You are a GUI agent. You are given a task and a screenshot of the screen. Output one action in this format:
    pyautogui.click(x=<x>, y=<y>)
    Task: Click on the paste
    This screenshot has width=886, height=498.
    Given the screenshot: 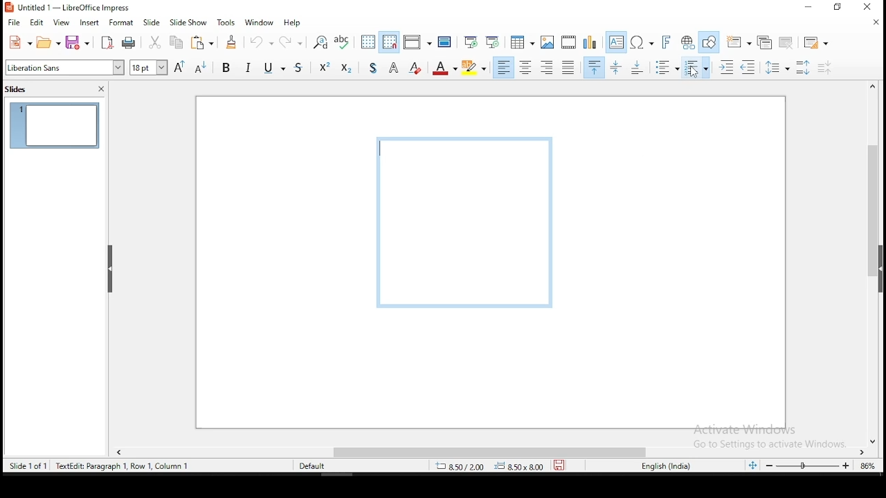 What is the action you would take?
    pyautogui.click(x=204, y=44)
    